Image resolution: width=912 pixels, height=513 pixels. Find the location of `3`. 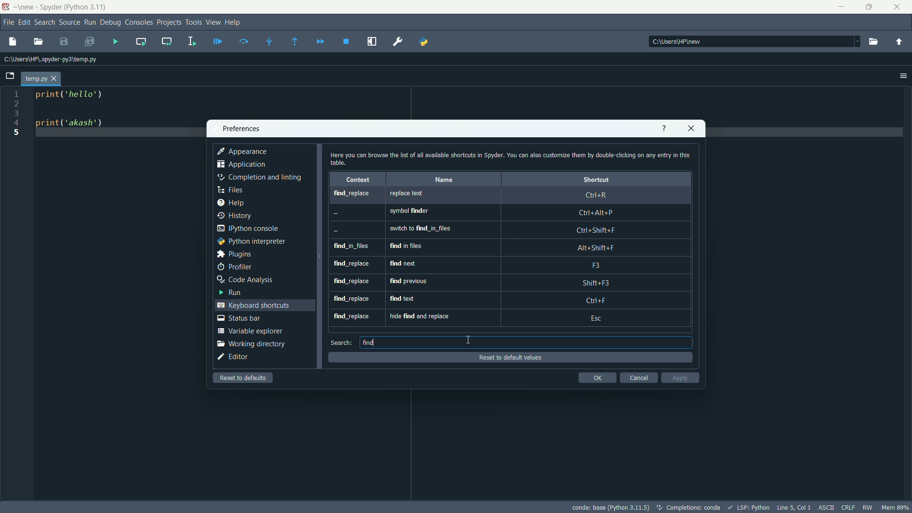

3 is located at coordinates (18, 115).